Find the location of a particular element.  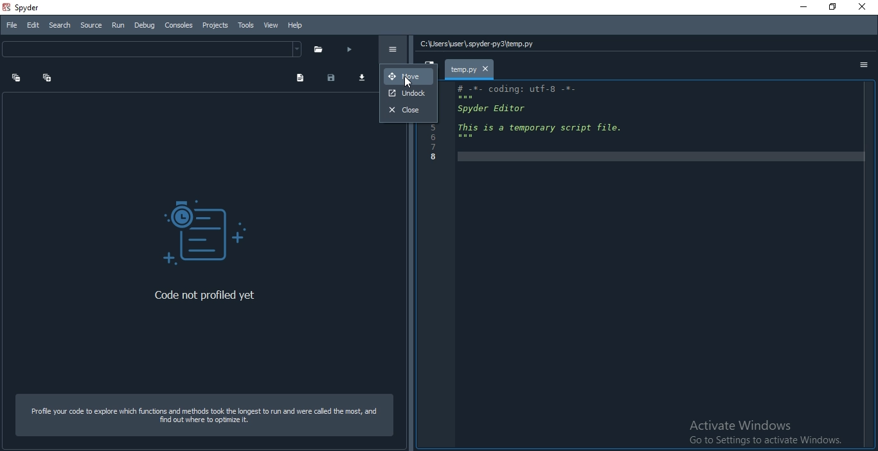

Tools is located at coordinates (245, 25).